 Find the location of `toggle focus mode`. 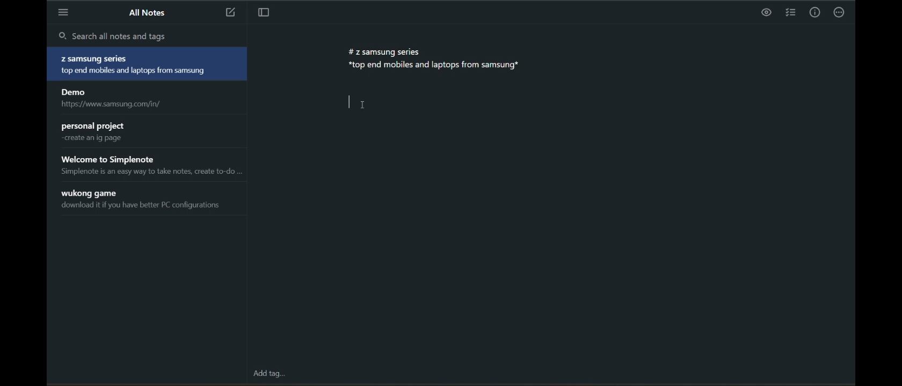

toggle focus mode is located at coordinates (263, 14).